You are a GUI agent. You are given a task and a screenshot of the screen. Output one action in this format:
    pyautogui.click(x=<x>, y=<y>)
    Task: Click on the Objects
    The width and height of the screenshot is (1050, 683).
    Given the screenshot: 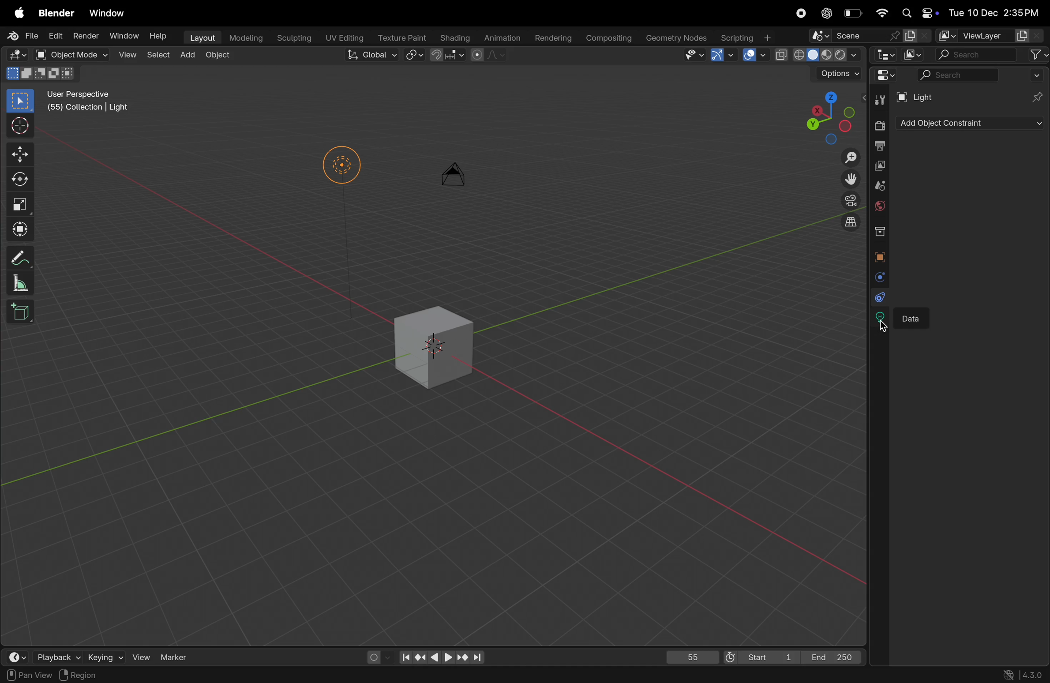 What is the action you would take?
    pyautogui.click(x=132, y=675)
    